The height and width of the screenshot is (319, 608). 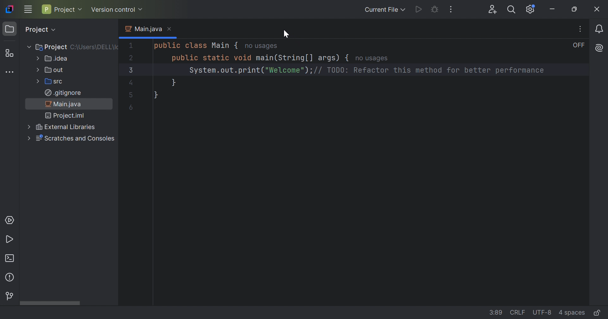 I want to click on More actions, so click(x=450, y=10).